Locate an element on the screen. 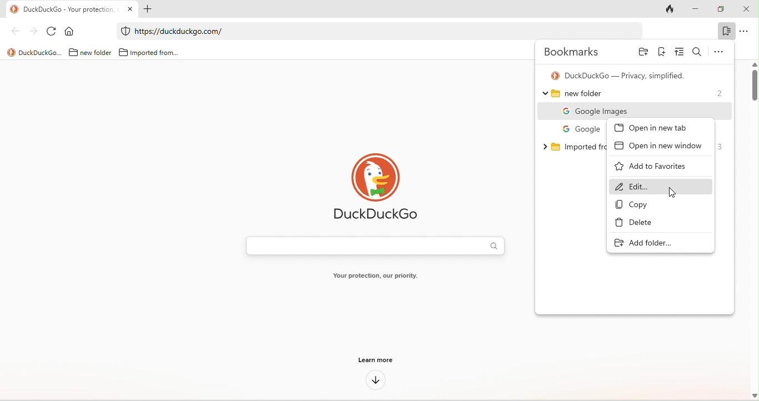  google is located at coordinates (577, 128).